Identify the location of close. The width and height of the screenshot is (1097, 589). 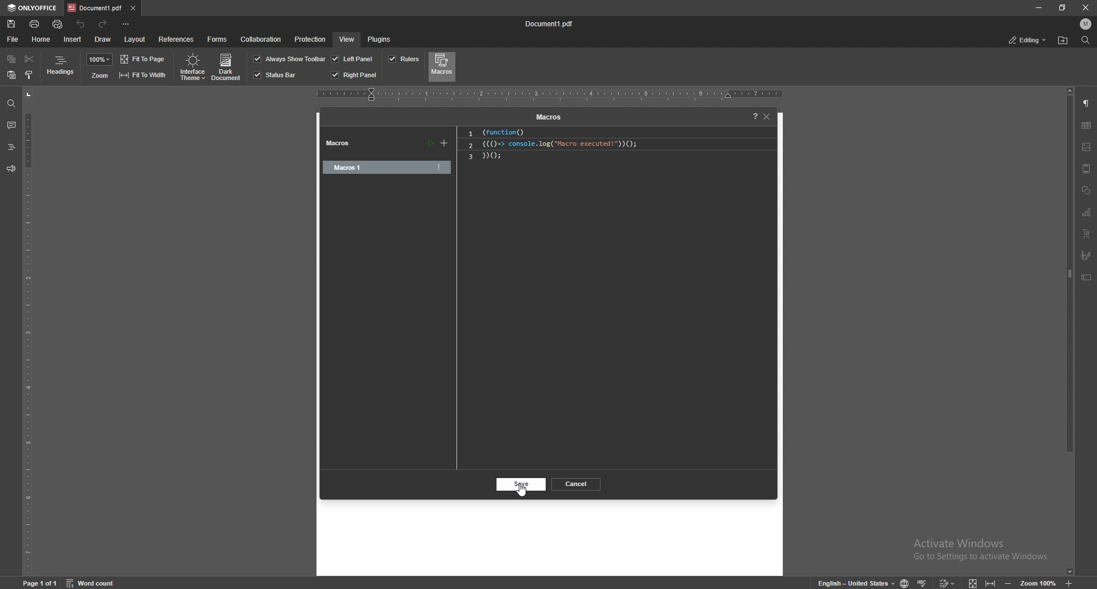
(1088, 7).